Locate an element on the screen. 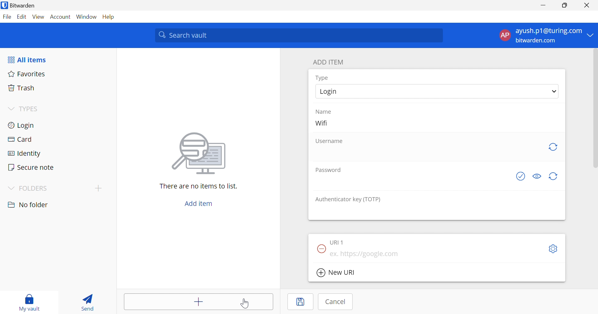 This screenshot has width=598, height=314. New URI is located at coordinates (337, 274).